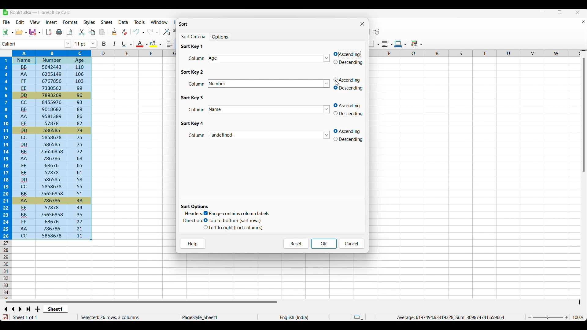 The height and width of the screenshot is (330, 587). I want to click on Section title, so click(195, 207).